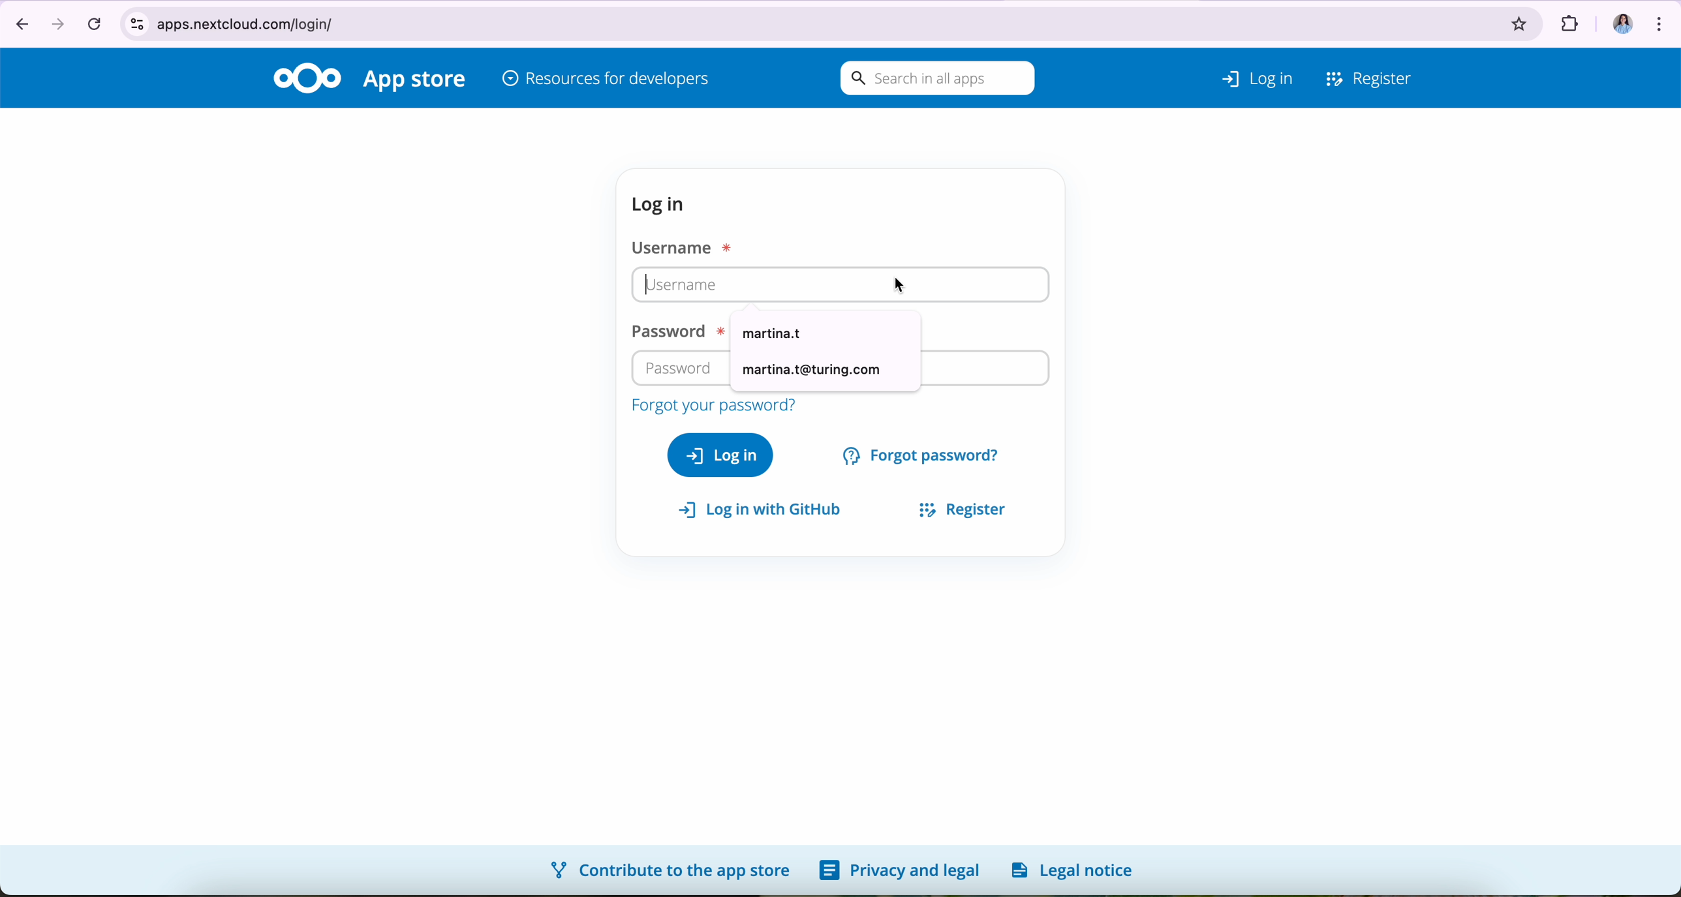 This screenshot has width=1681, height=897. I want to click on extensions, so click(1567, 20).